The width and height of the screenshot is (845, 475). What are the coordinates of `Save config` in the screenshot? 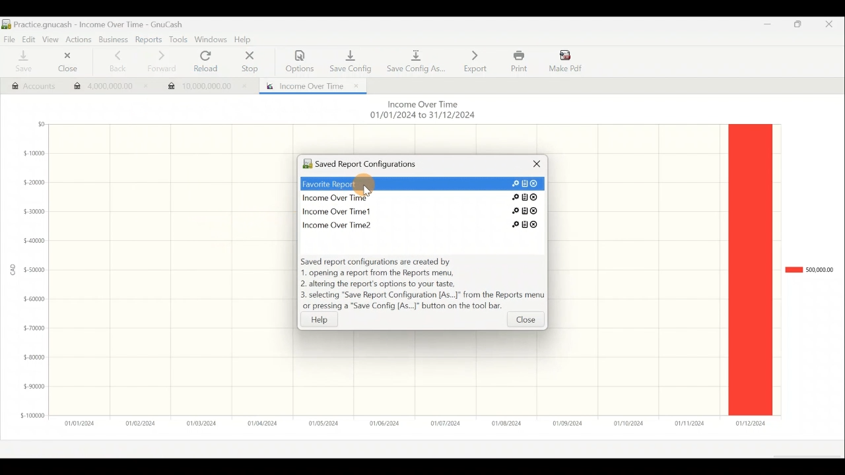 It's located at (349, 58).